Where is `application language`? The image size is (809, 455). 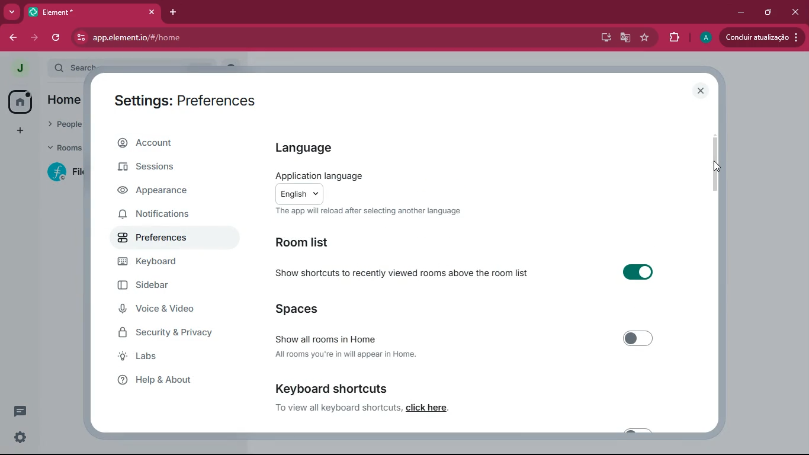
application language is located at coordinates (385, 175).